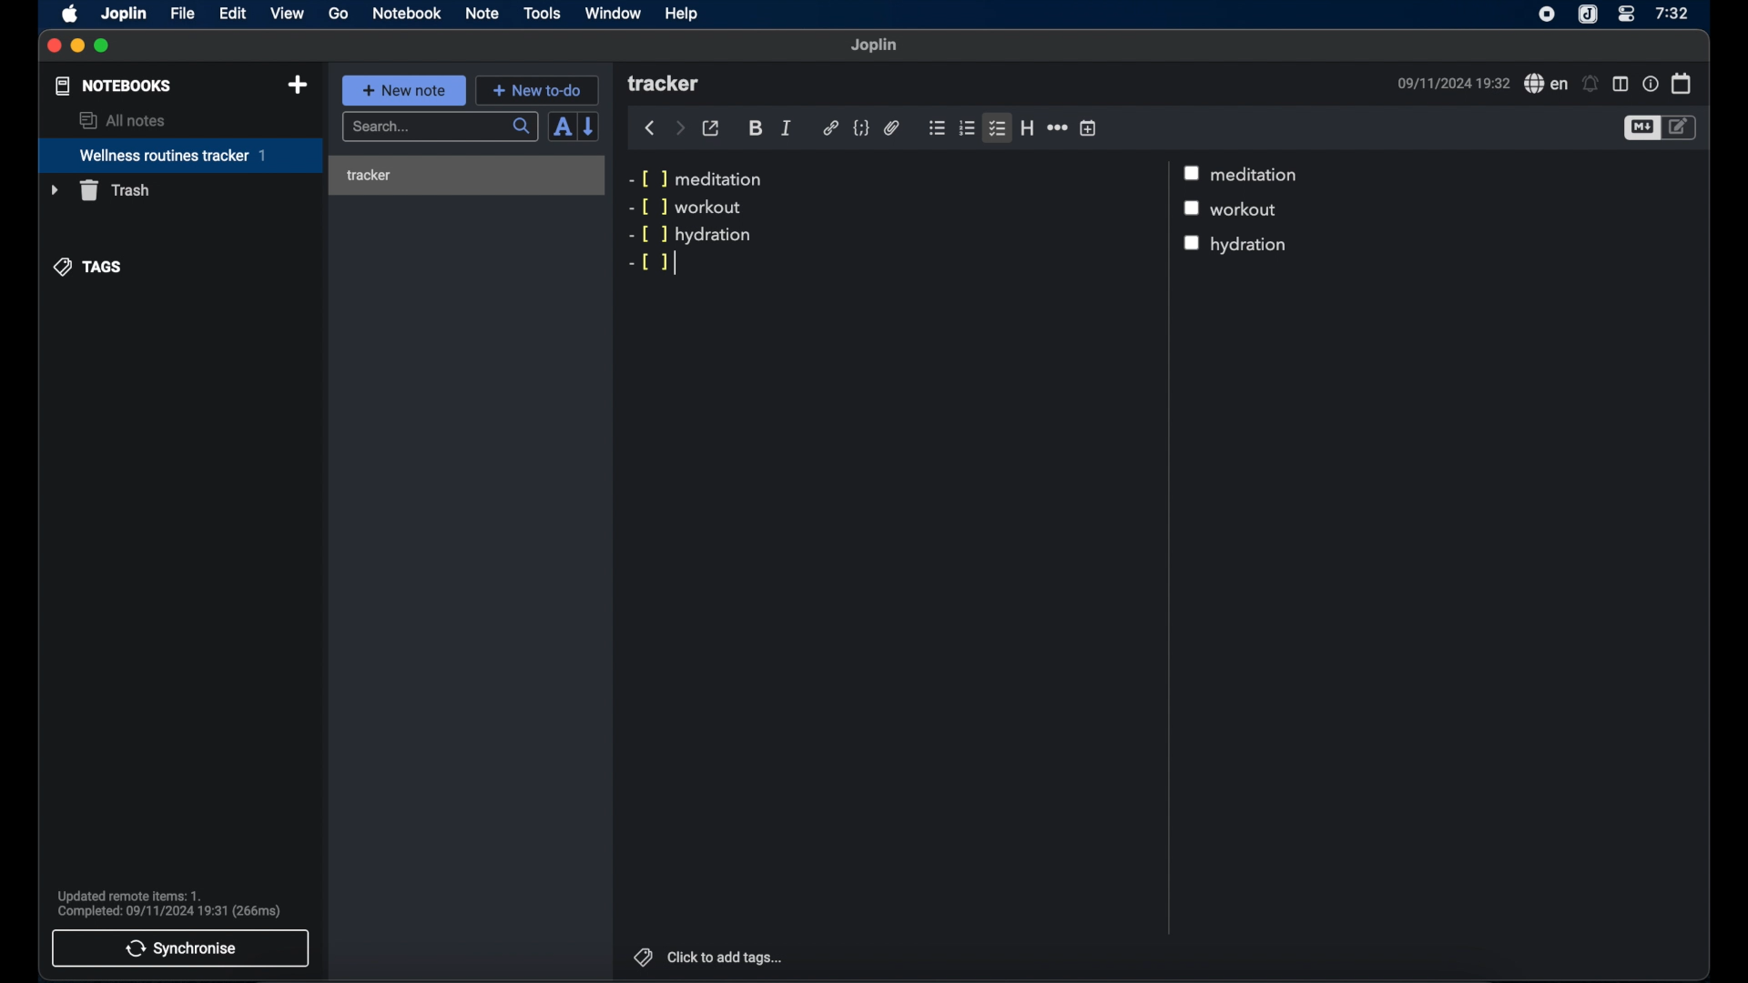  Describe the element at coordinates (614, 13) in the screenshot. I see `window` at that location.